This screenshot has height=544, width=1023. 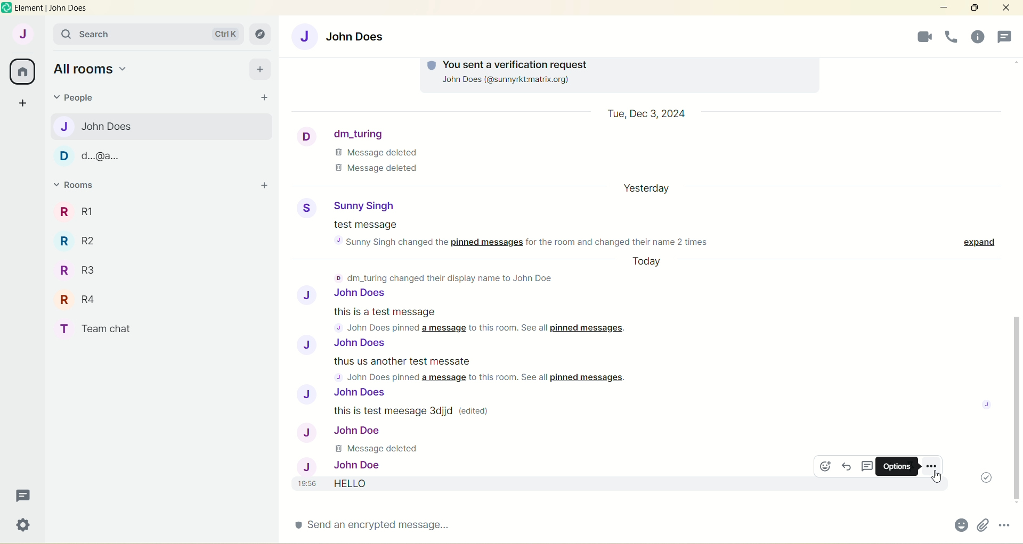 What do you see at coordinates (23, 104) in the screenshot?
I see `create a space` at bounding box center [23, 104].